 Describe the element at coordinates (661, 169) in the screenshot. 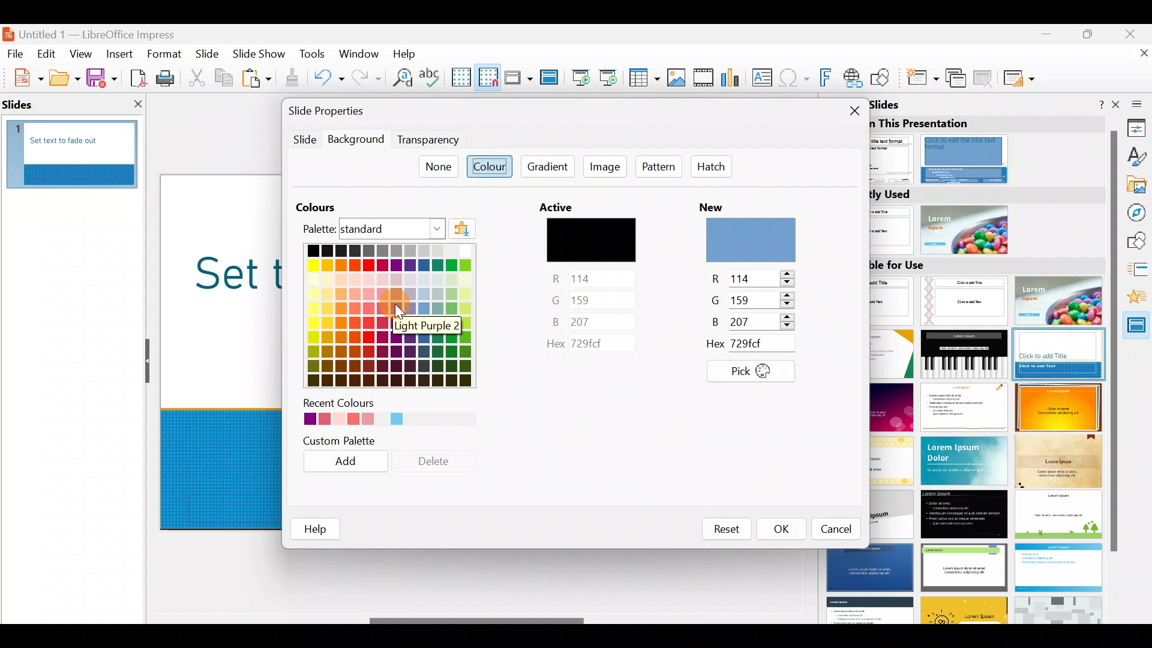

I see `Pattern` at that location.